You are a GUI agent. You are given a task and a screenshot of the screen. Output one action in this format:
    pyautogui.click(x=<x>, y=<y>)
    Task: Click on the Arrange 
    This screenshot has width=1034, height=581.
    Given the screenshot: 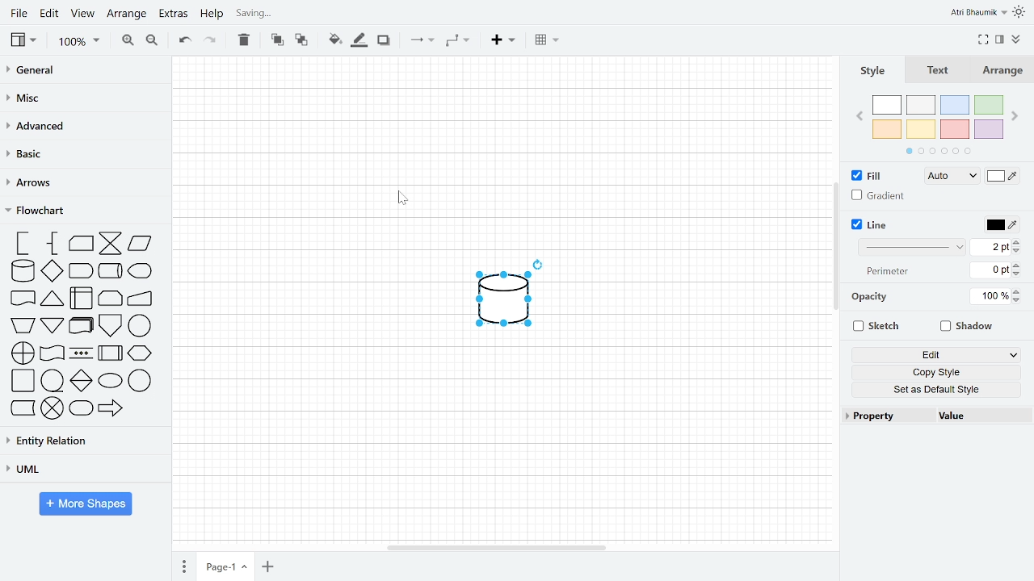 What is the action you would take?
    pyautogui.click(x=1003, y=70)
    